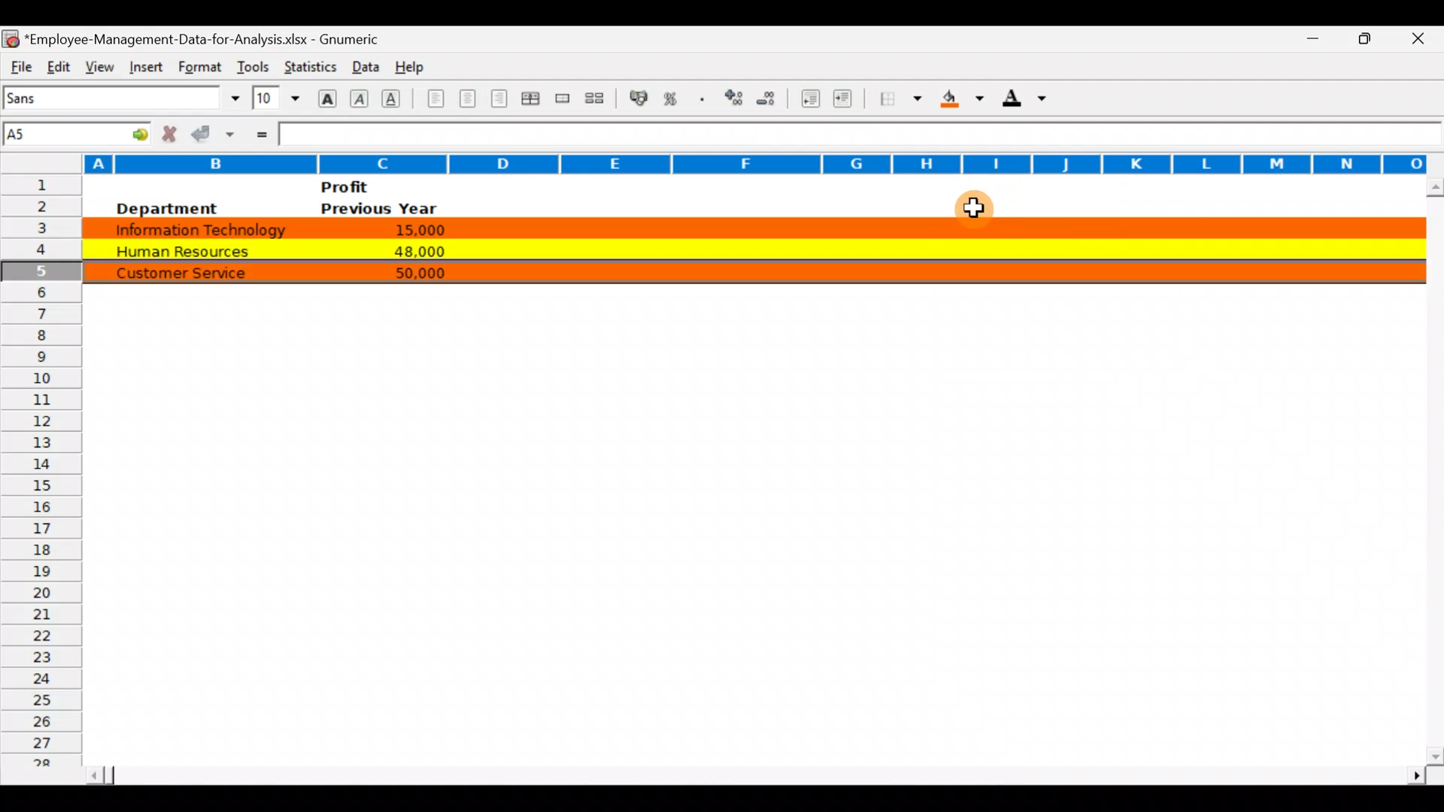 The height and width of the screenshot is (812, 1444). Describe the element at coordinates (533, 101) in the screenshot. I see `Centre horizontally across the selection` at that location.